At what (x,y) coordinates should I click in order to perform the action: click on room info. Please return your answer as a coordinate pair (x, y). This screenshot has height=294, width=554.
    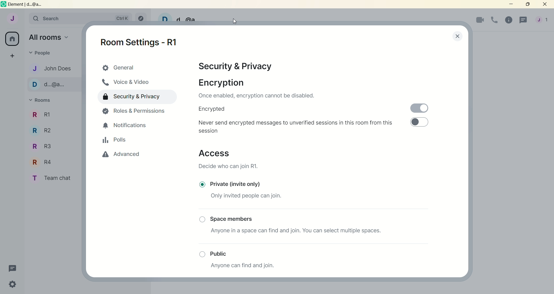
    Looking at the image, I should click on (508, 20).